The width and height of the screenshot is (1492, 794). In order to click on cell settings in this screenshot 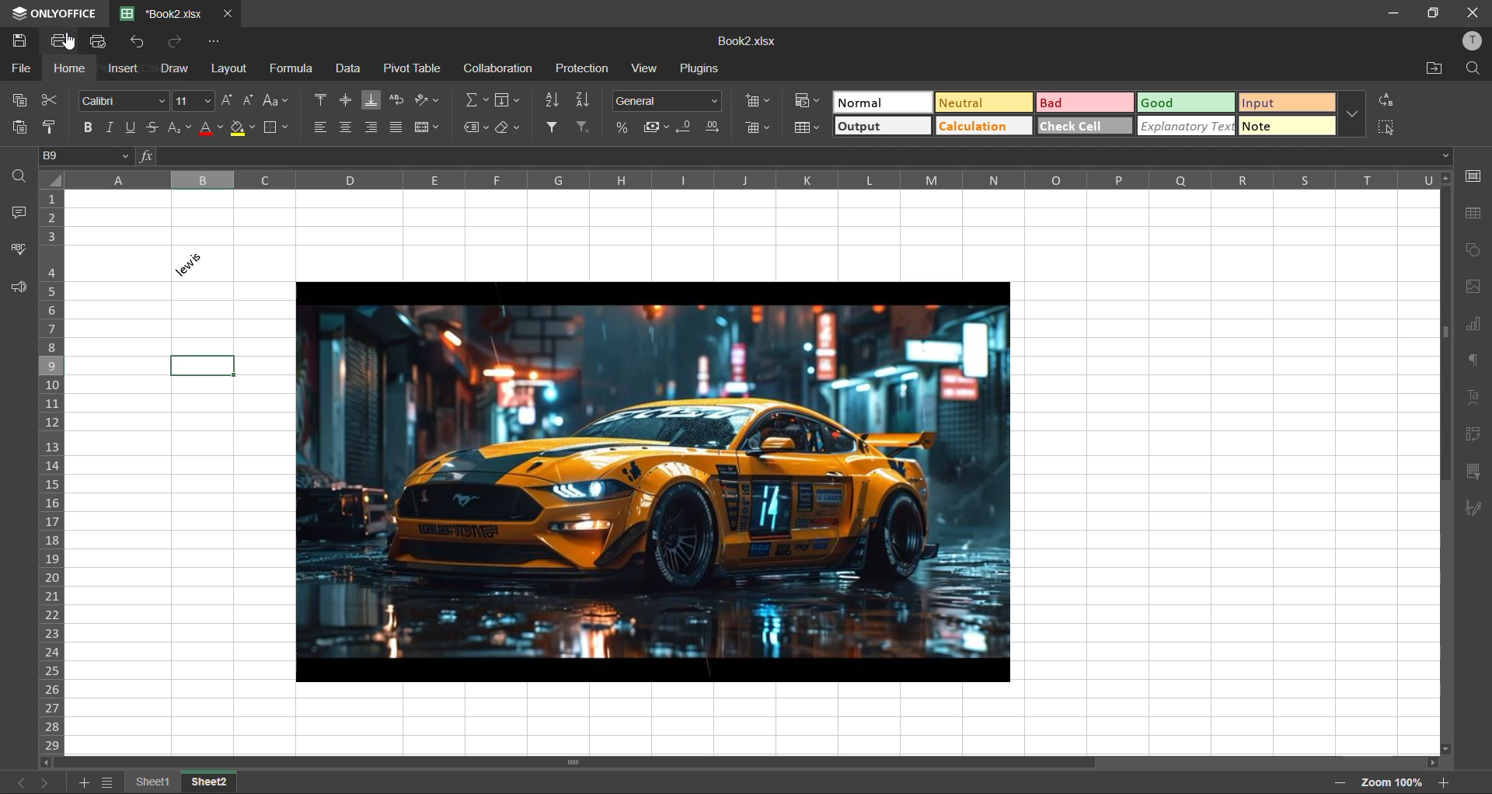, I will do `click(1469, 177)`.